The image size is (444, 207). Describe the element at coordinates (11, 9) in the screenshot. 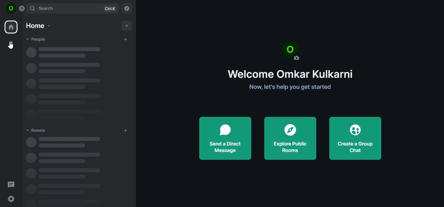

I see `icon` at that location.